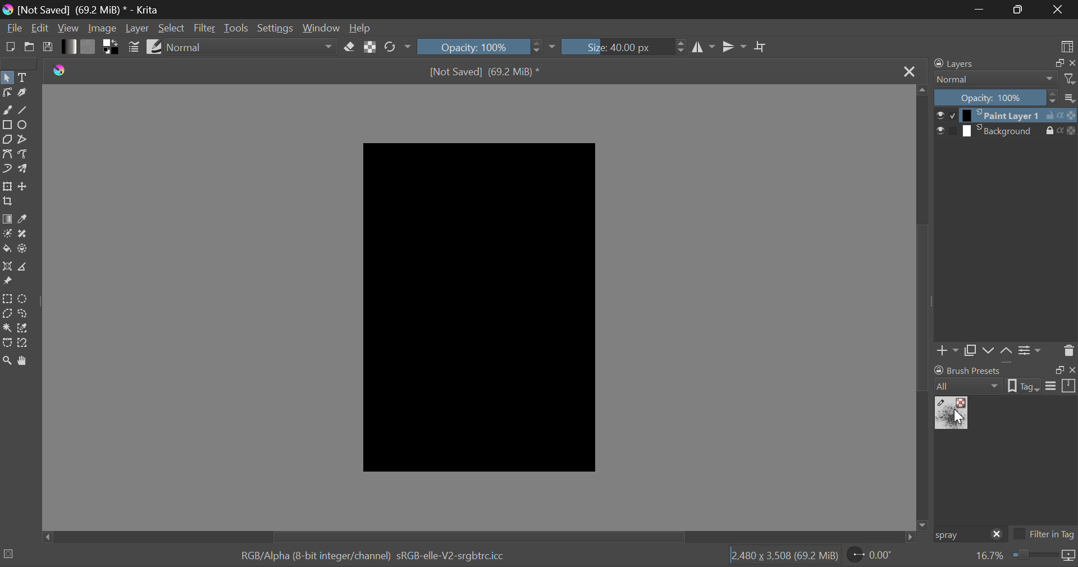 The width and height of the screenshot is (1078, 567). What do you see at coordinates (996, 98) in the screenshot?
I see `Opacity: 100%` at bounding box center [996, 98].